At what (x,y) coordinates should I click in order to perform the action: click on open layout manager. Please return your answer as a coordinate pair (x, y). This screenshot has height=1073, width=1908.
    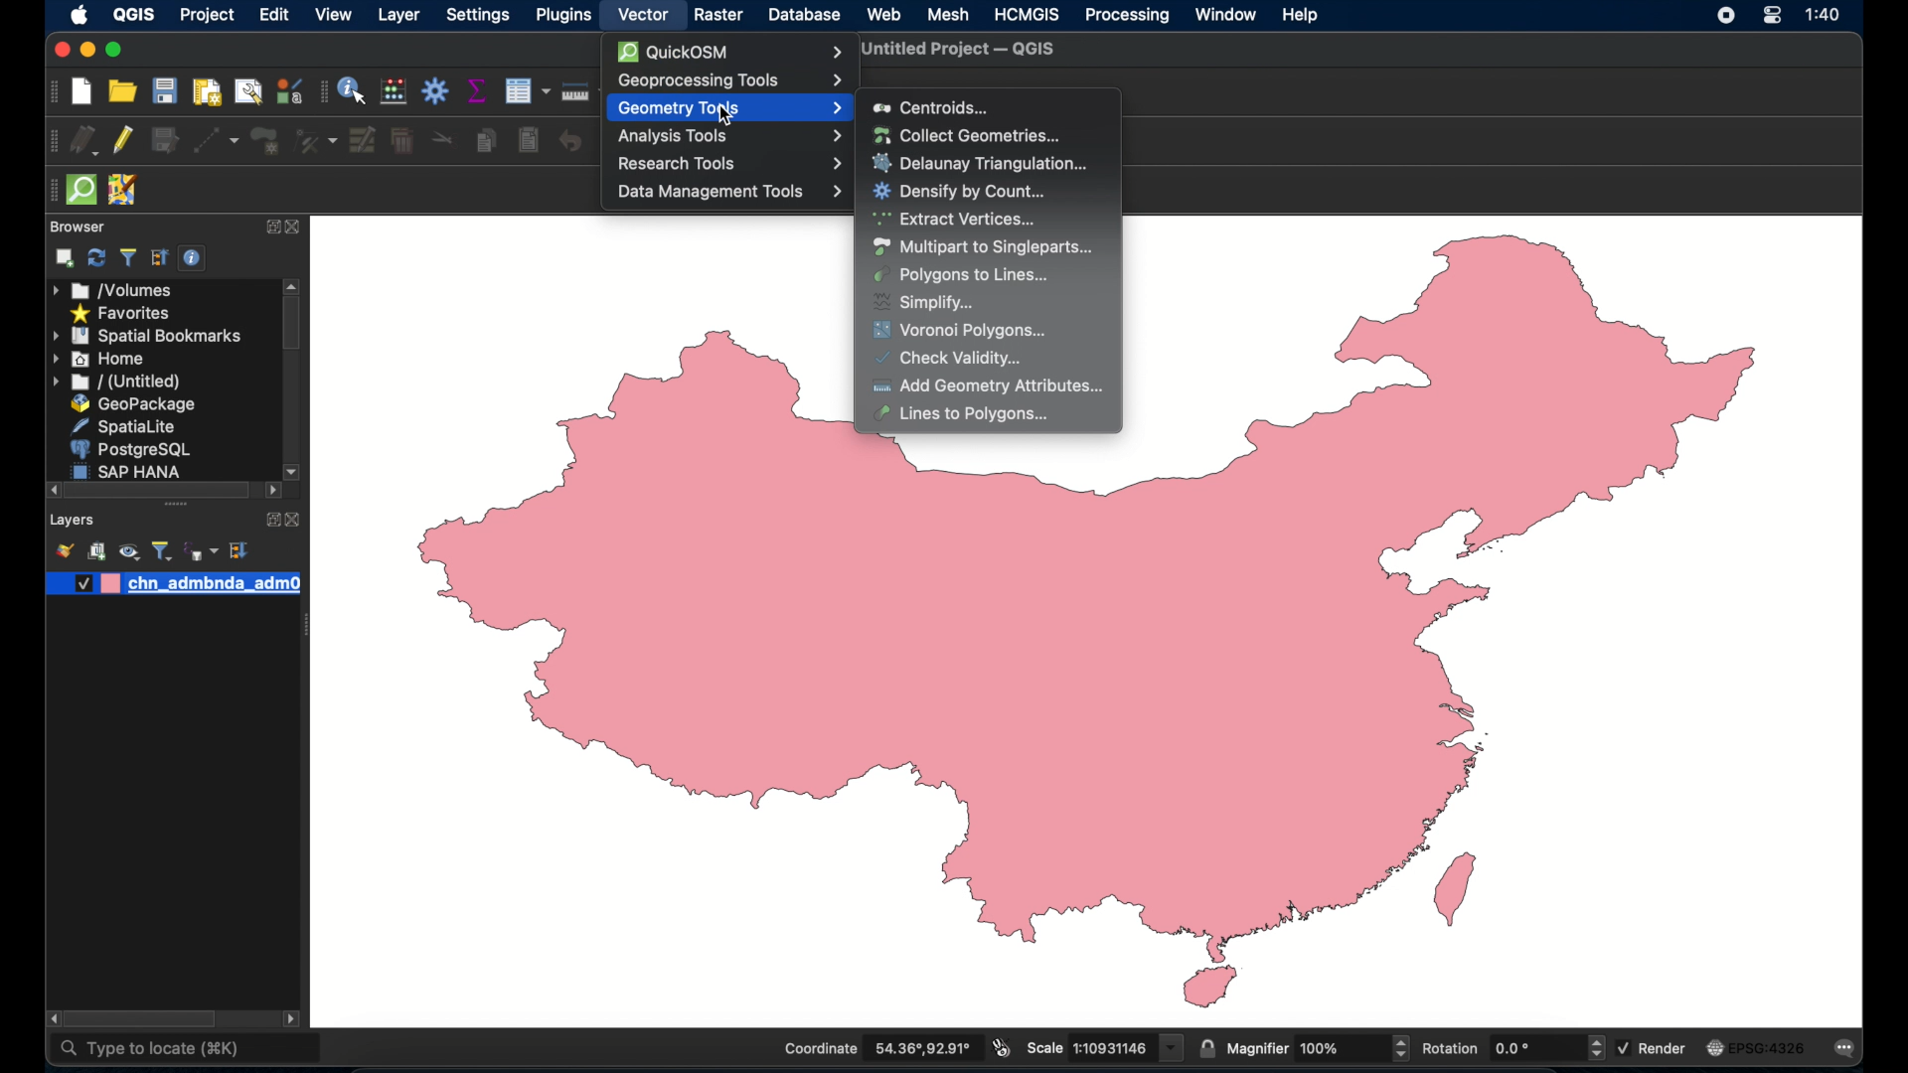
    Looking at the image, I should click on (249, 91).